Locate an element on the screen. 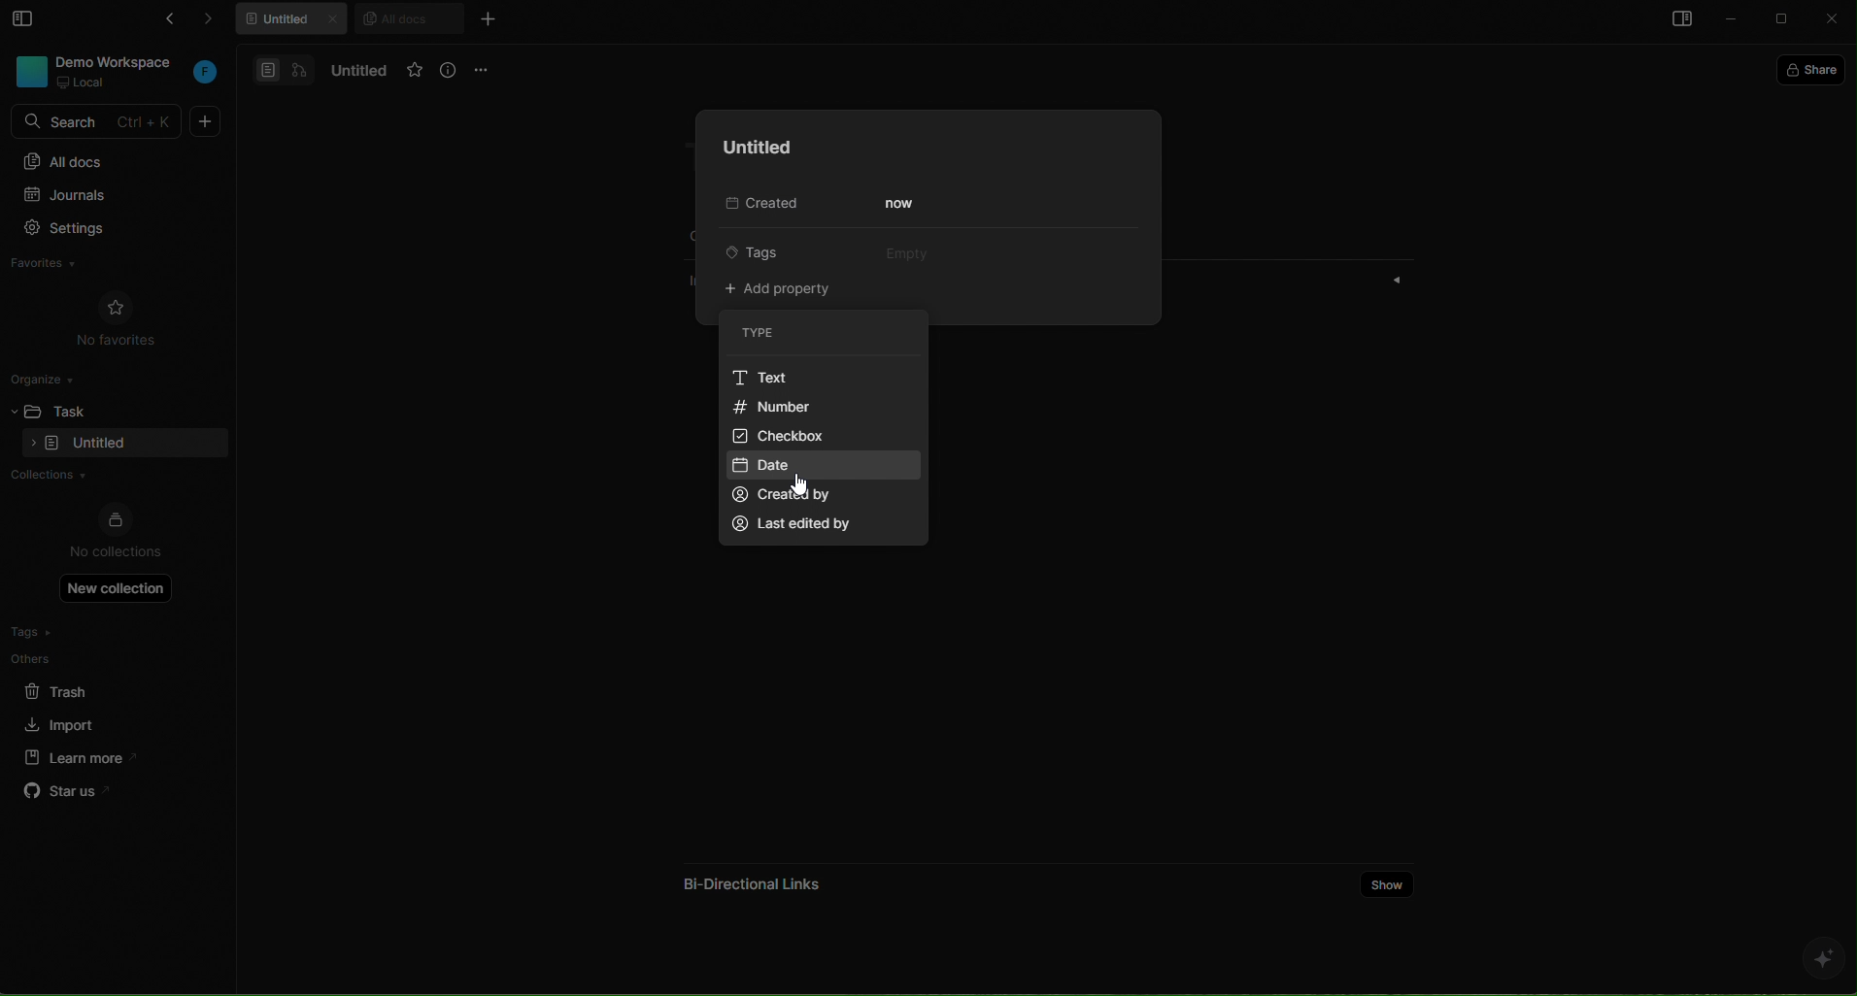 The image size is (1857, 996). tags is located at coordinates (768, 250).